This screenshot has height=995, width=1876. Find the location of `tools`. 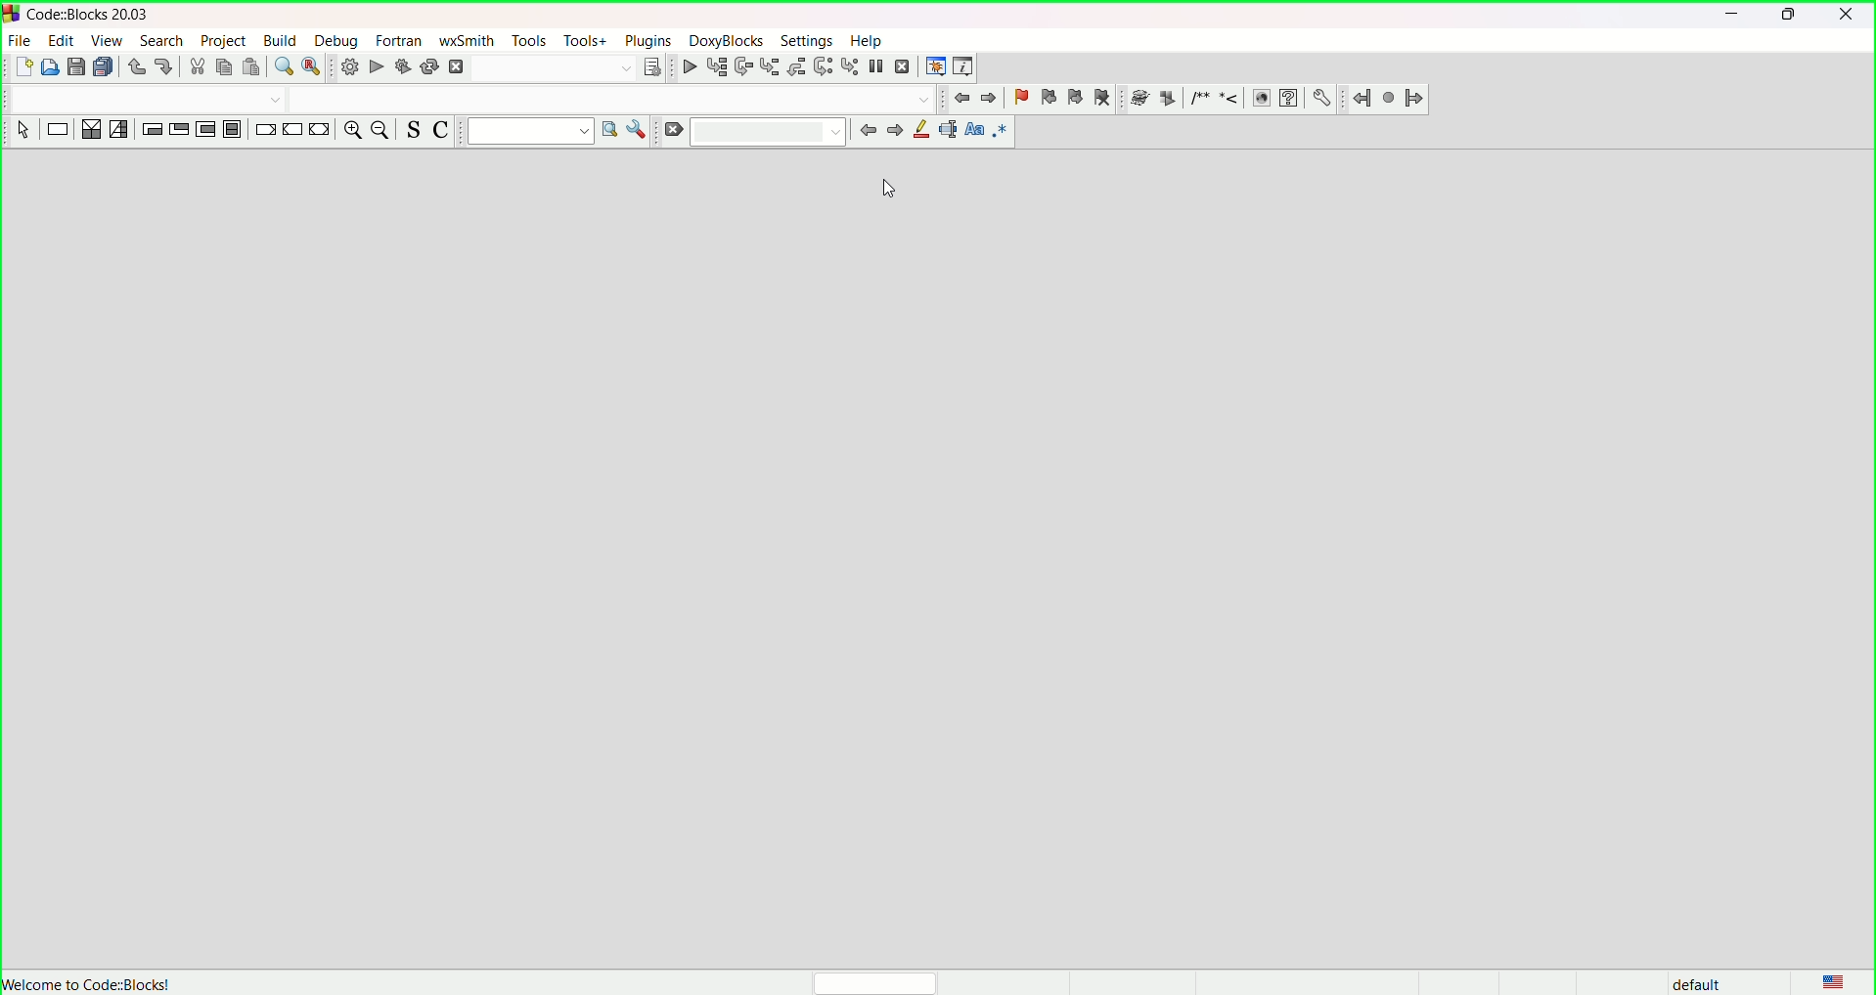

tools is located at coordinates (528, 40).